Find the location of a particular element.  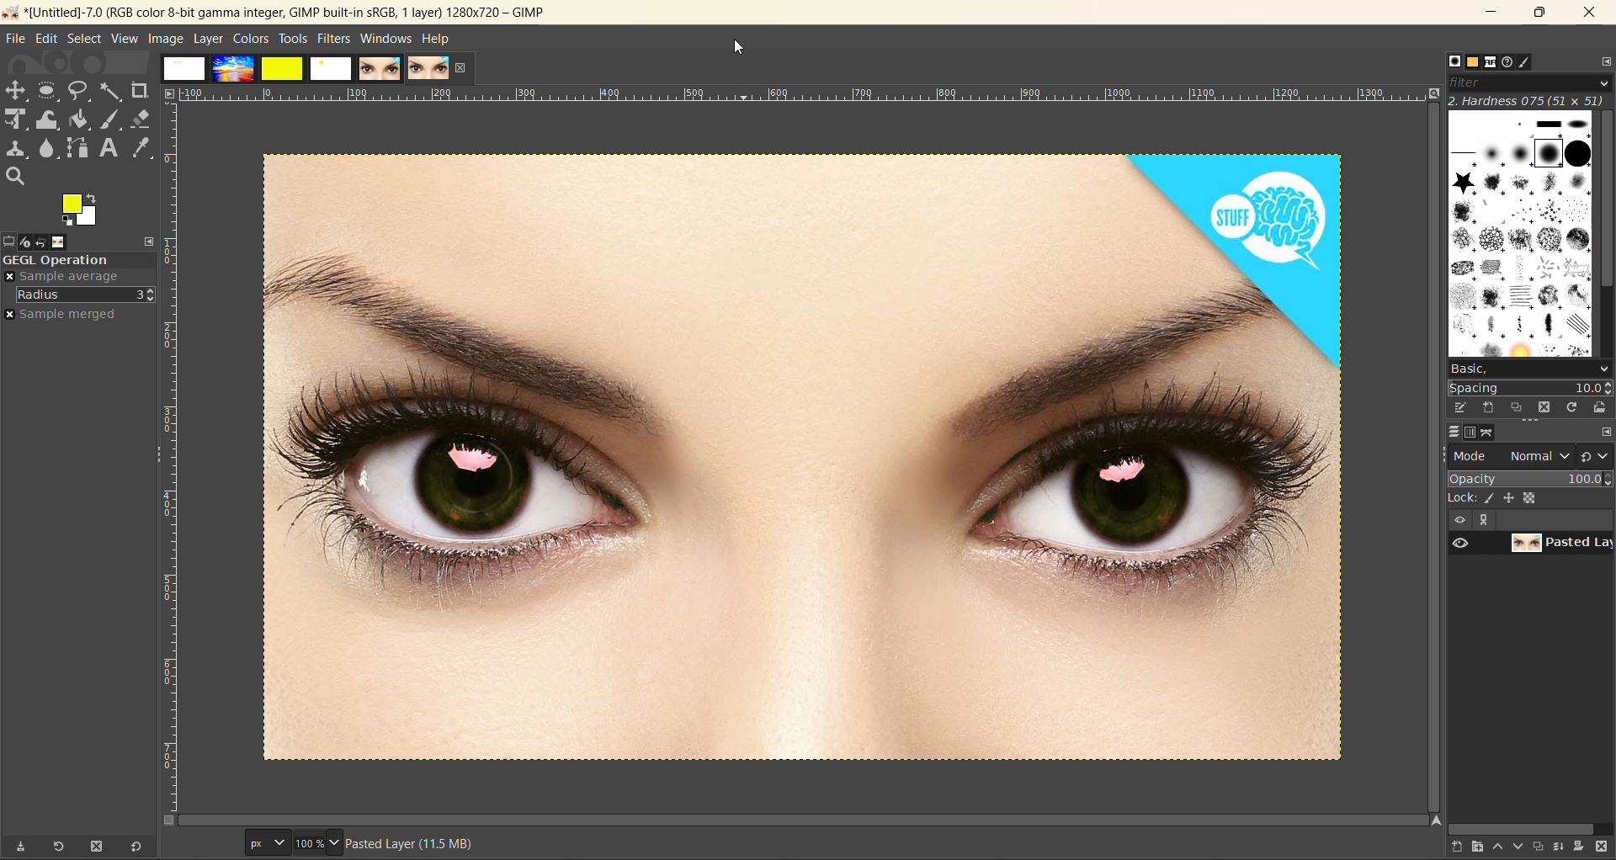

configure is located at coordinates (1605, 432).